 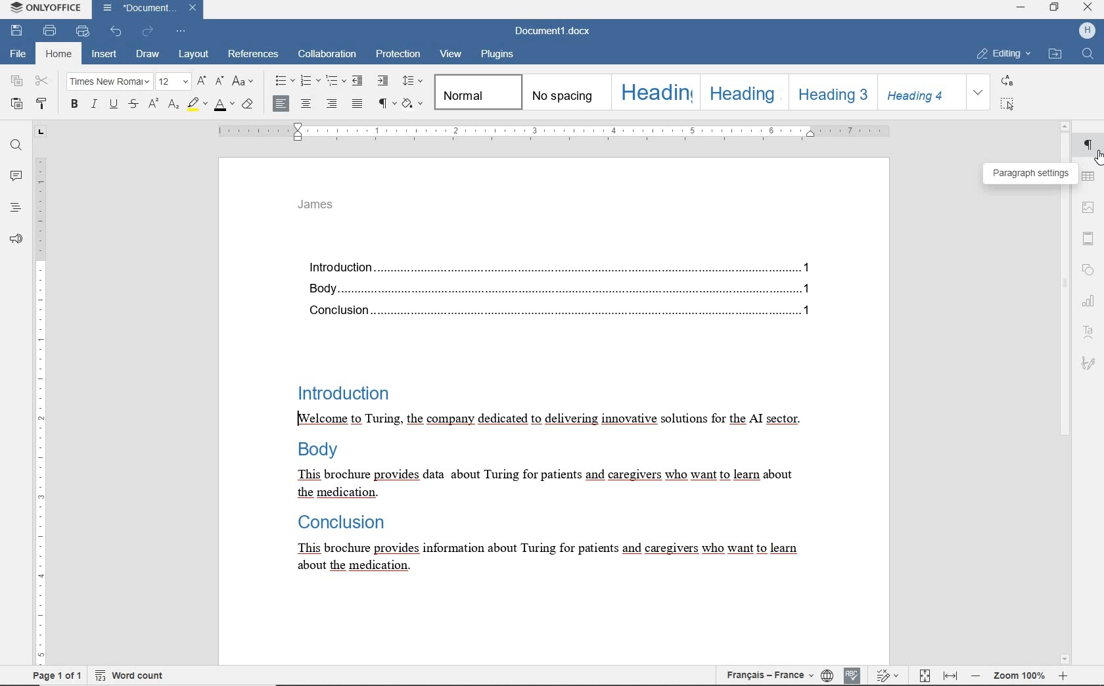 What do you see at coordinates (43, 81) in the screenshot?
I see `cut` at bounding box center [43, 81].